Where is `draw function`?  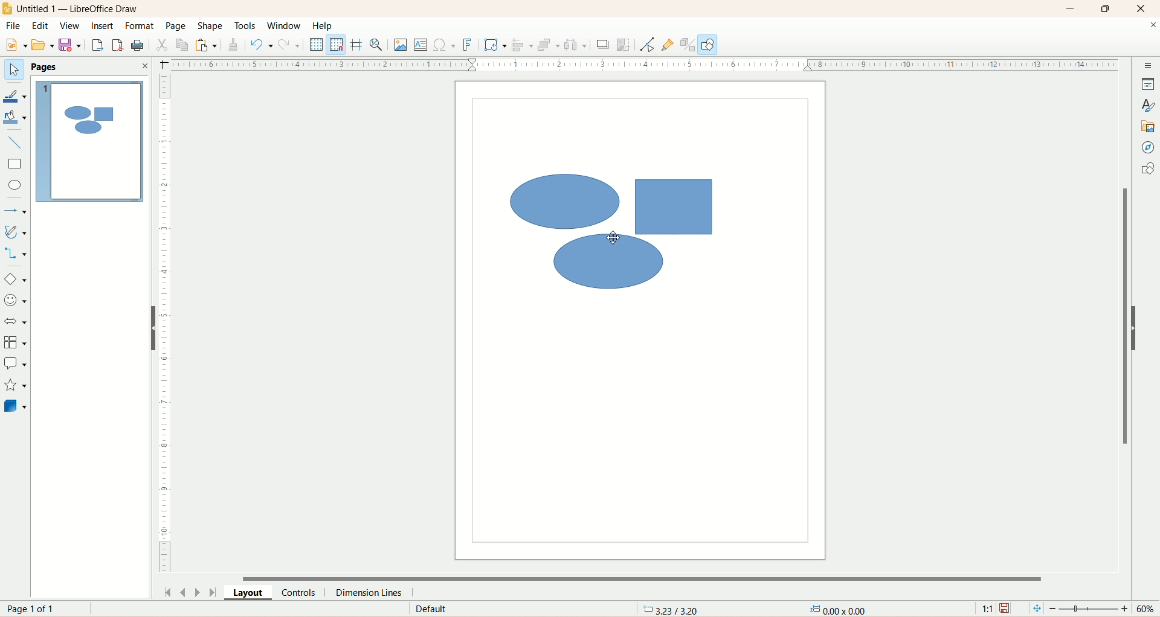
draw function is located at coordinates (707, 45).